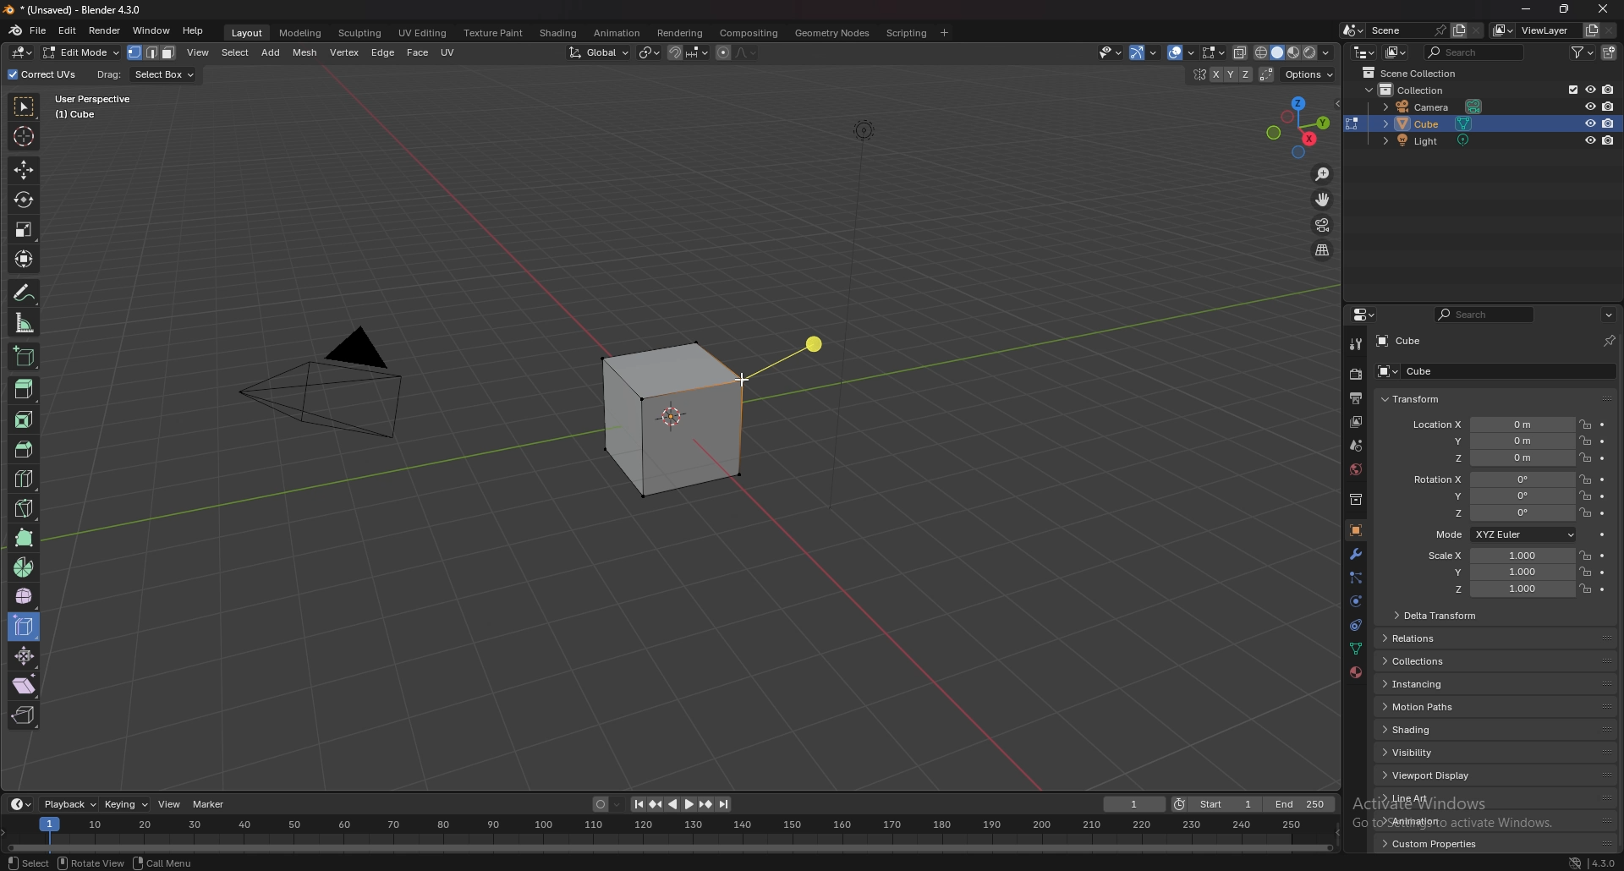 The width and height of the screenshot is (1624, 871). Describe the element at coordinates (1221, 75) in the screenshot. I see `enable mesh symmetry` at that location.